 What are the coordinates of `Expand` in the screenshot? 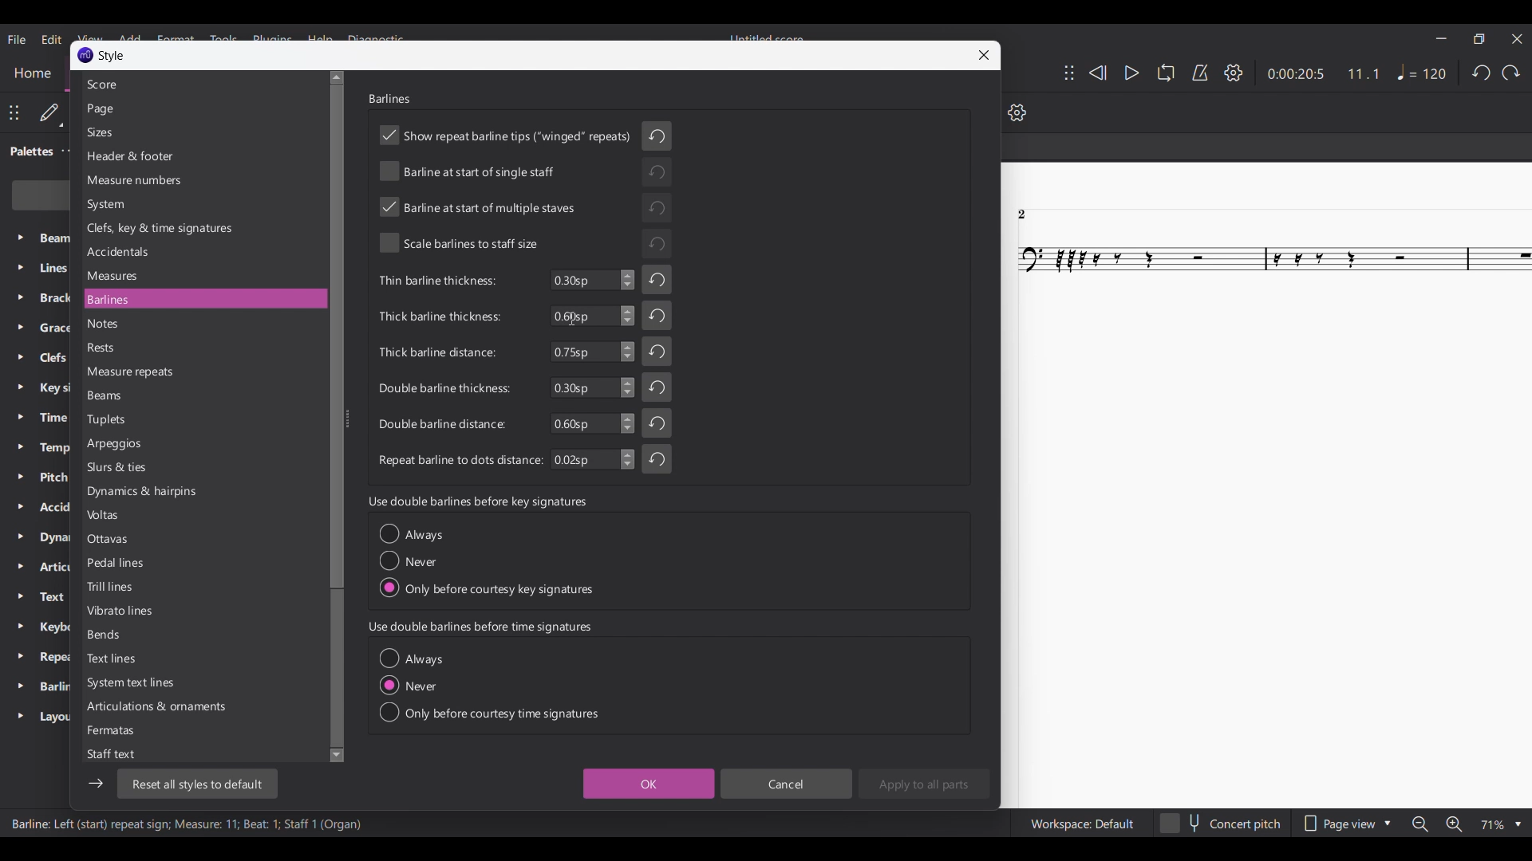 It's located at (20, 478).